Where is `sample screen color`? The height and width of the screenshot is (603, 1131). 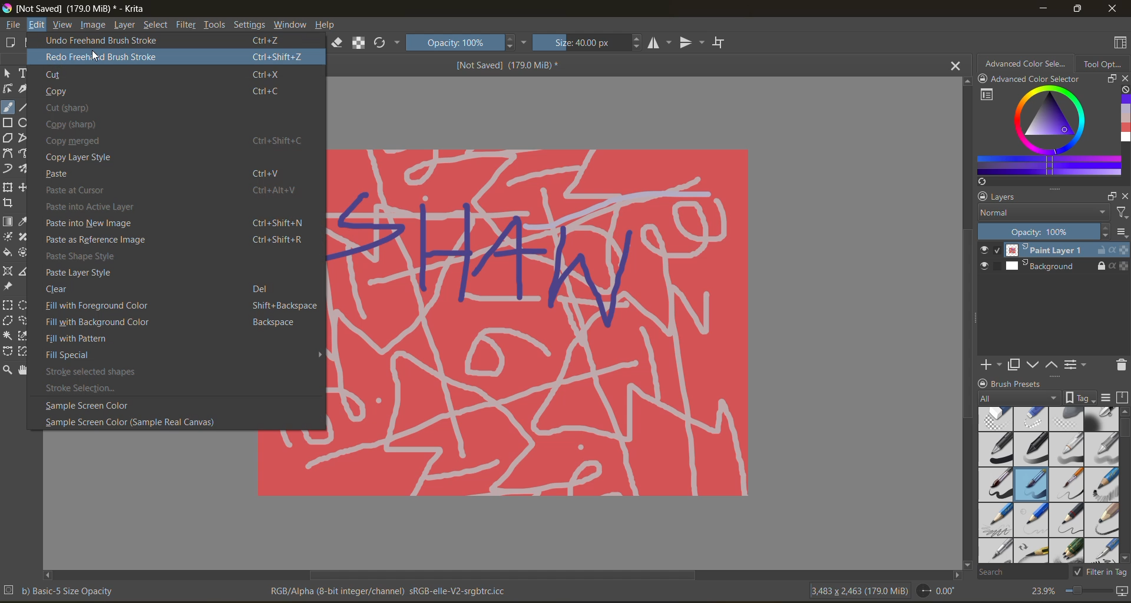 sample screen color is located at coordinates (88, 405).